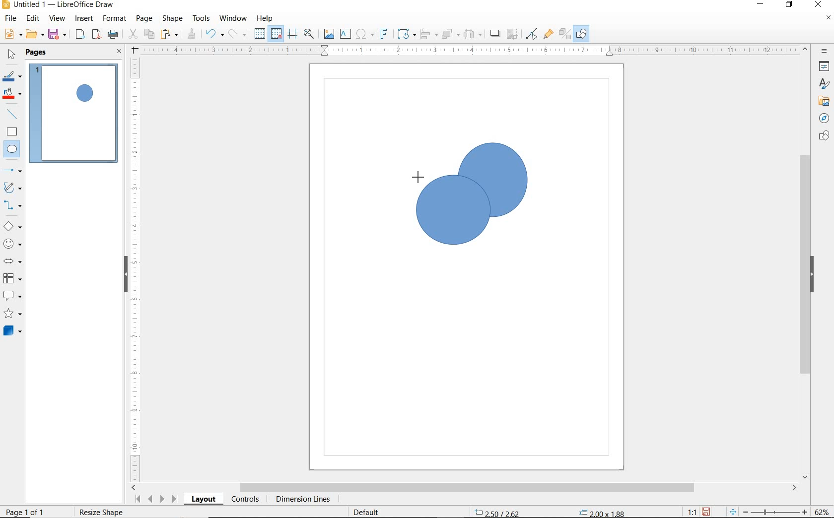 This screenshot has width=834, height=518. What do you see at coordinates (565, 35) in the screenshot?
I see `TOGGLE EXTRUSION` at bounding box center [565, 35].